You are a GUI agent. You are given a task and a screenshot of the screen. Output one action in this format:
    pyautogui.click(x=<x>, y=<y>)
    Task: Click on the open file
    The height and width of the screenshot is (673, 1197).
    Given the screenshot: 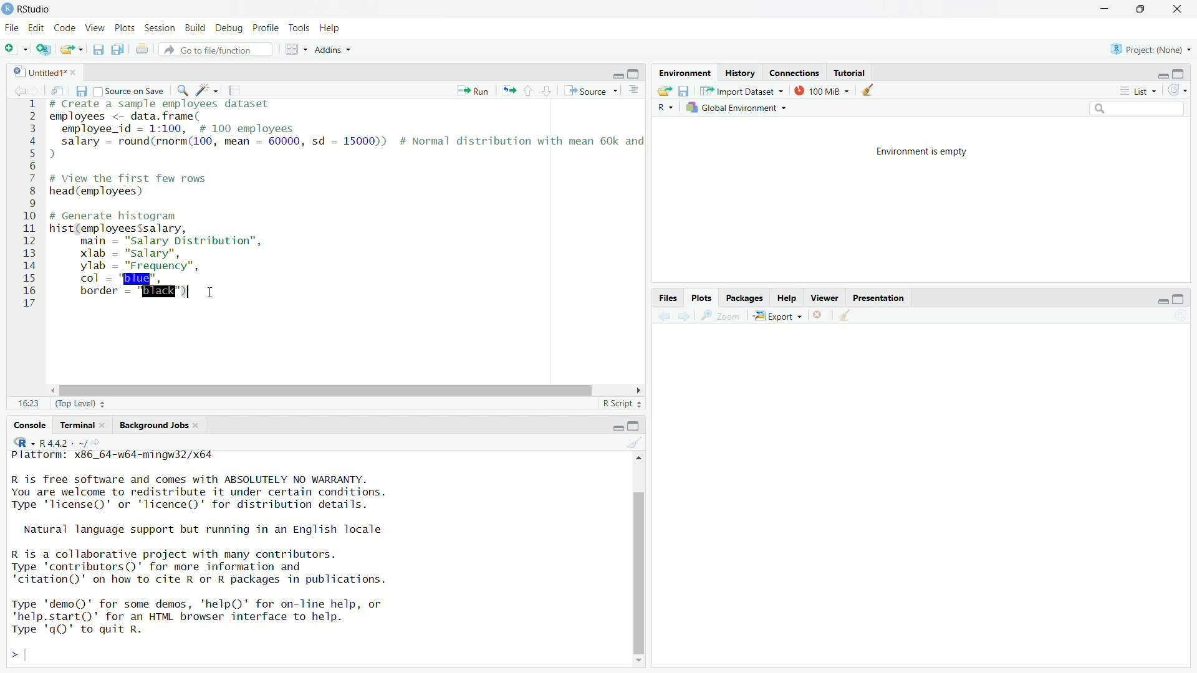 What is the action you would take?
    pyautogui.click(x=73, y=49)
    